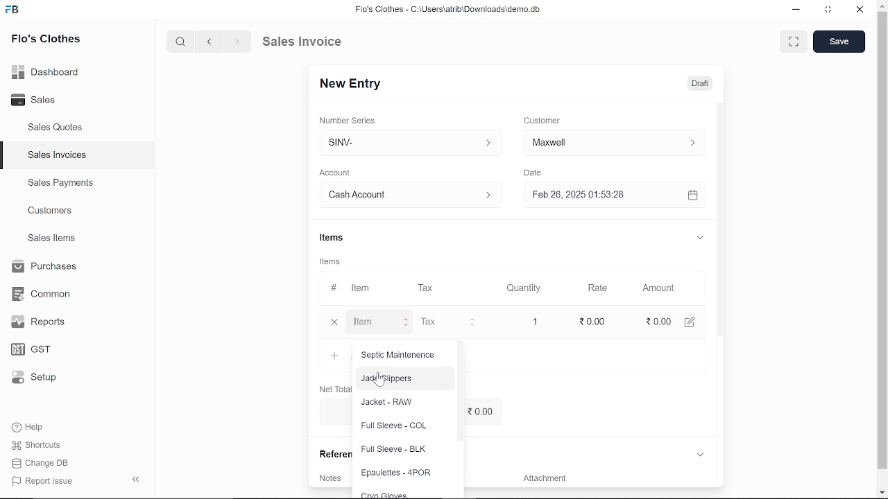 This screenshot has height=499, width=888. What do you see at coordinates (182, 41) in the screenshot?
I see `search` at bounding box center [182, 41].